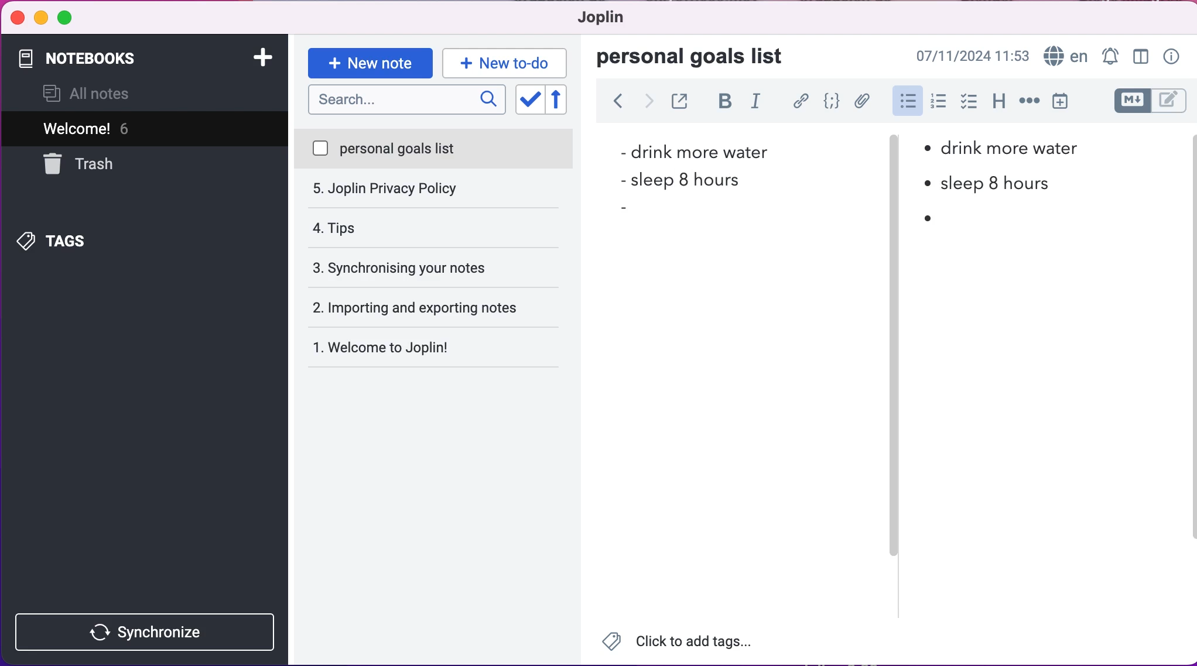 Image resolution: width=1197 pixels, height=666 pixels. I want to click on bulleted lists, so click(907, 101).